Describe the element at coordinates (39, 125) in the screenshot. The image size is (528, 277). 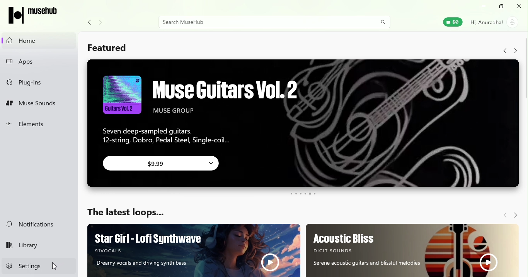
I see `Elements` at that location.